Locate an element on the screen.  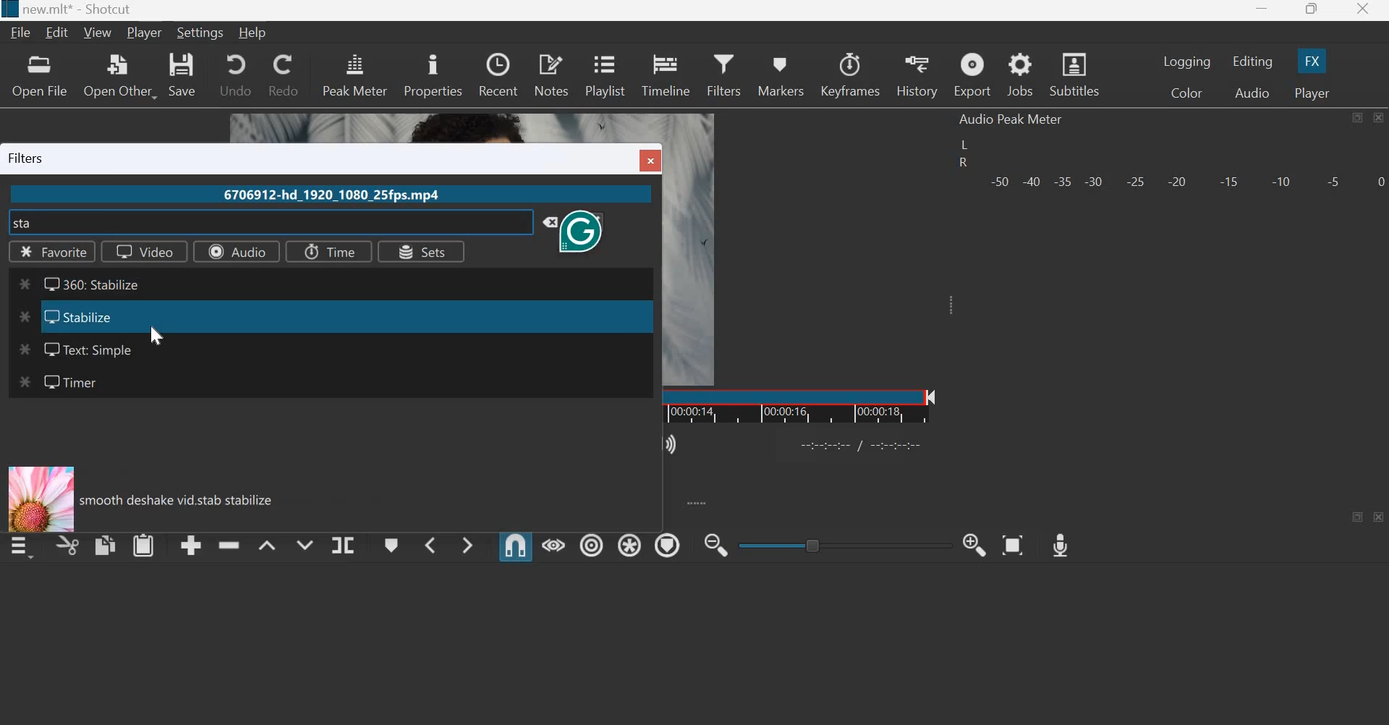
expand is located at coordinates (956, 310).